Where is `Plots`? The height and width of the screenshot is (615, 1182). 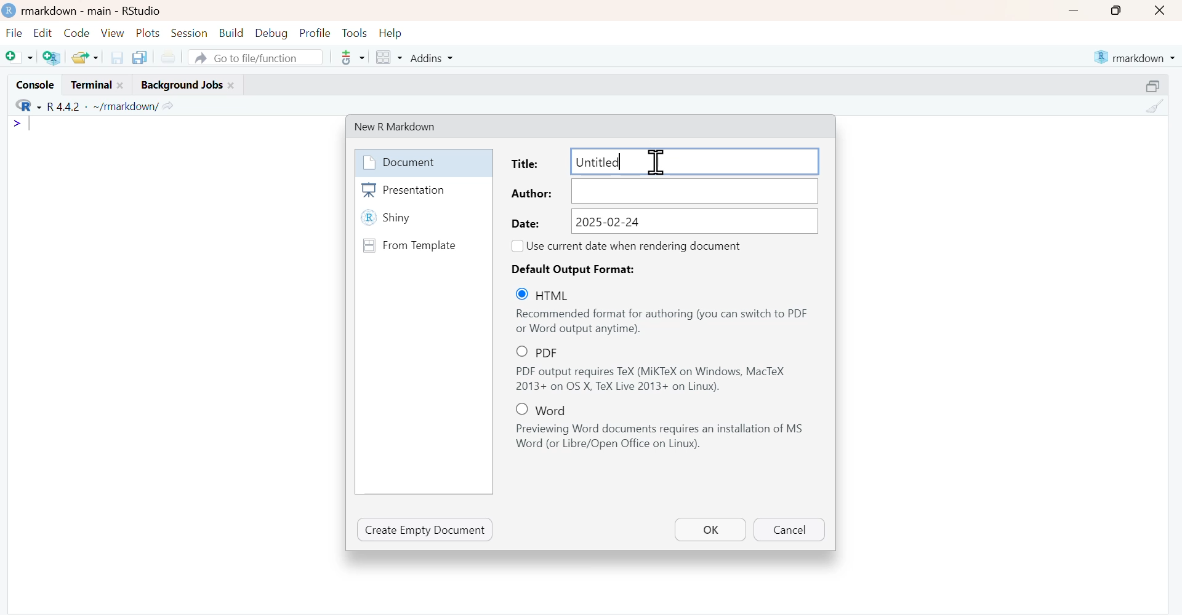
Plots is located at coordinates (149, 33).